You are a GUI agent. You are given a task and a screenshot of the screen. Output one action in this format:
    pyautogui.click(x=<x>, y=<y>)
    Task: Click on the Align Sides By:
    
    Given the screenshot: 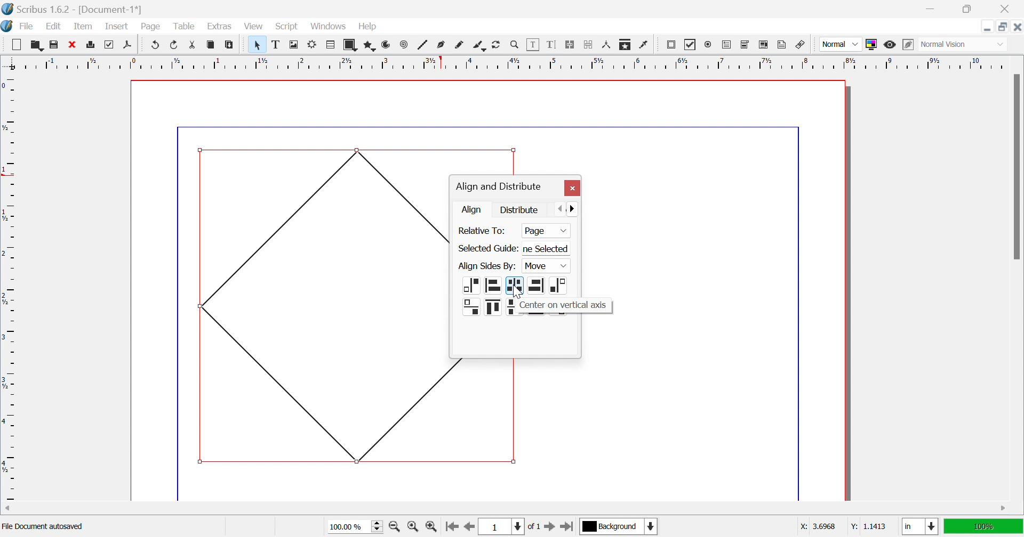 What is the action you would take?
    pyautogui.click(x=487, y=266)
    